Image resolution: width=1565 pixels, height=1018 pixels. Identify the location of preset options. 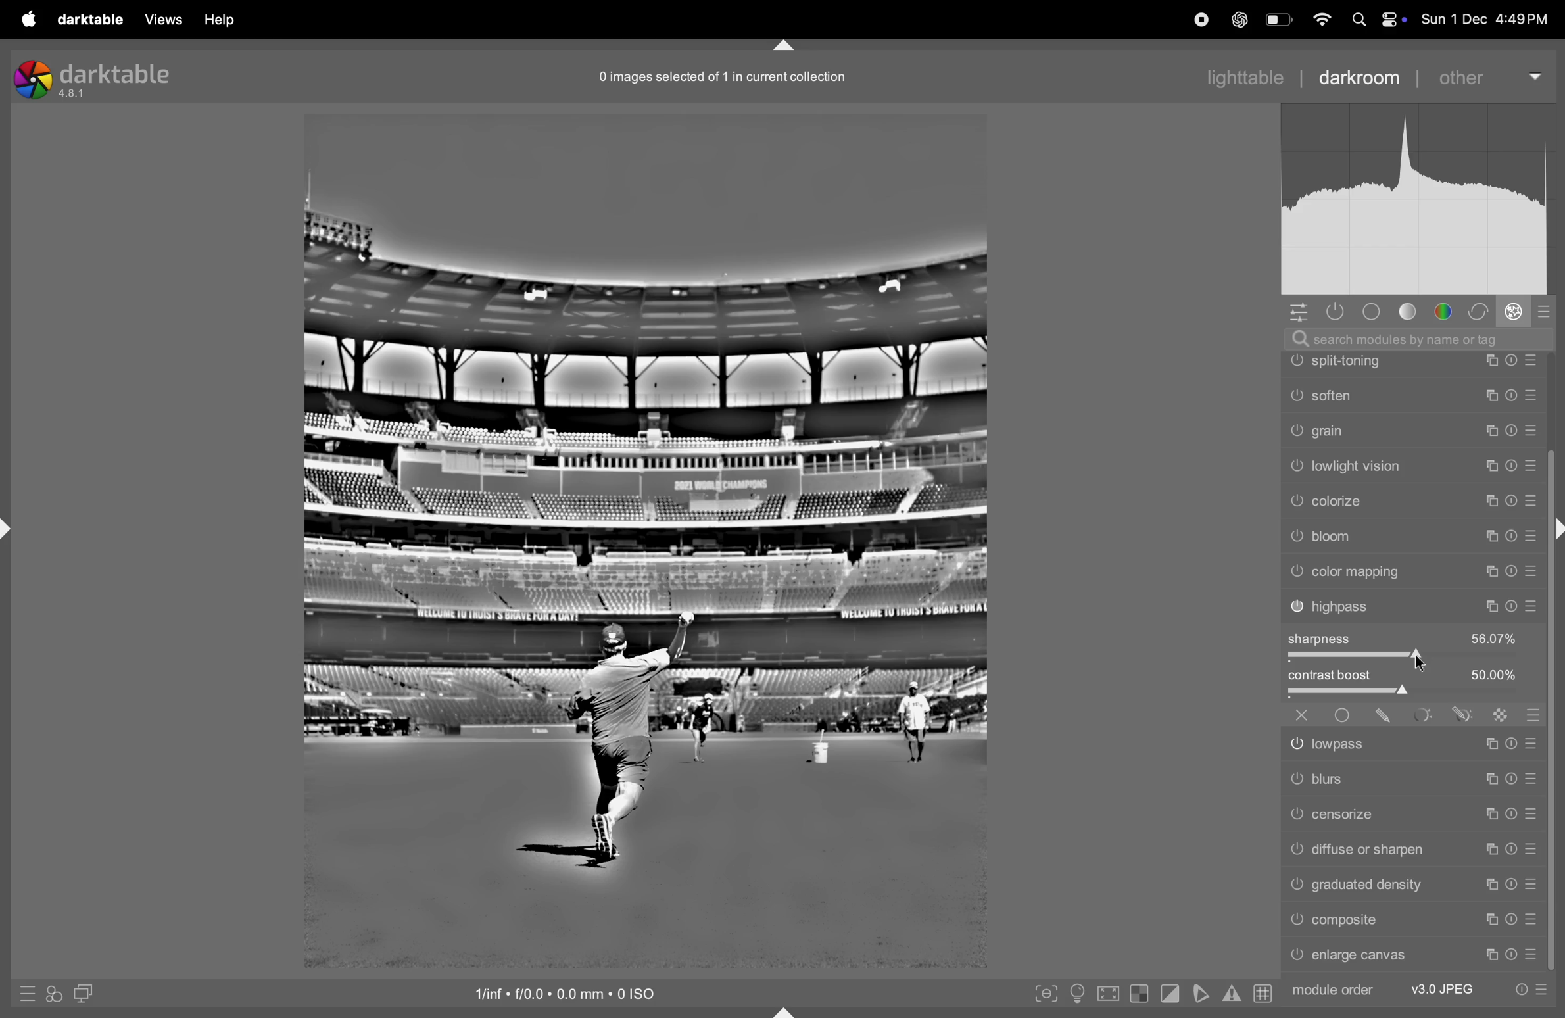
(1531, 990).